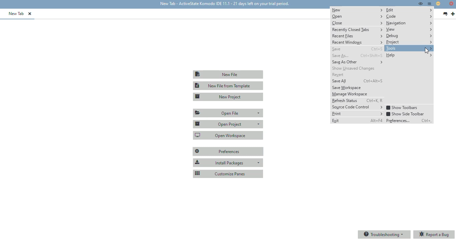  Describe the element at coordinates (224, 4) in the screenshot. I see `new tab - ActiveState Komodo IDE 11.1-21 days left on your trial period.` at that location.